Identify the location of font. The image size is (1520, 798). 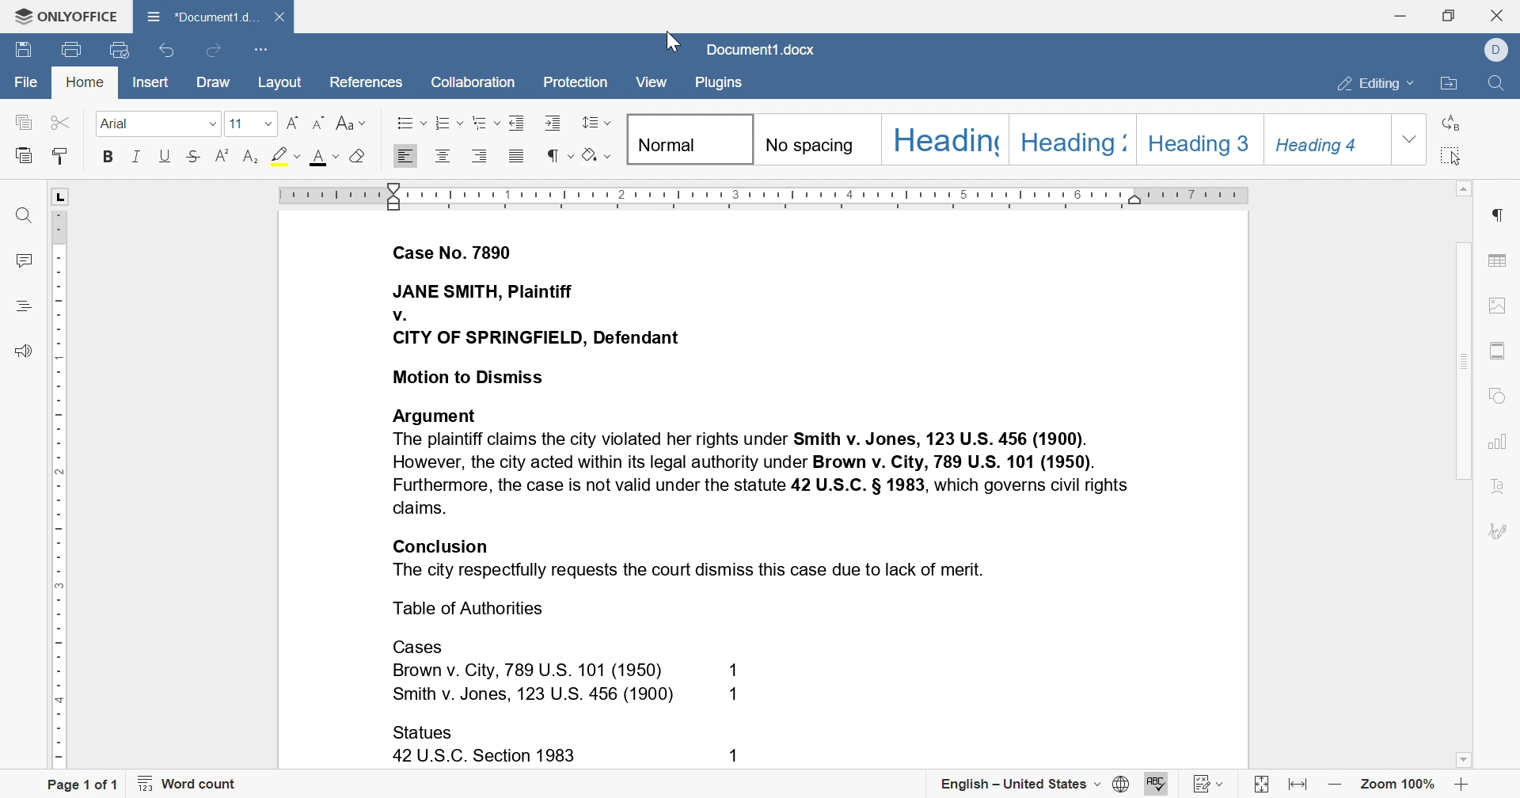
(322, 159).